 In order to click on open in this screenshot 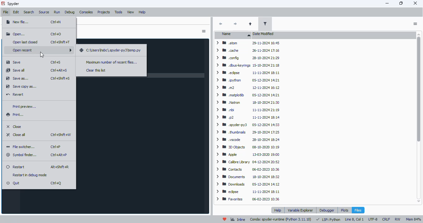, I will do `click(16, 34)`.